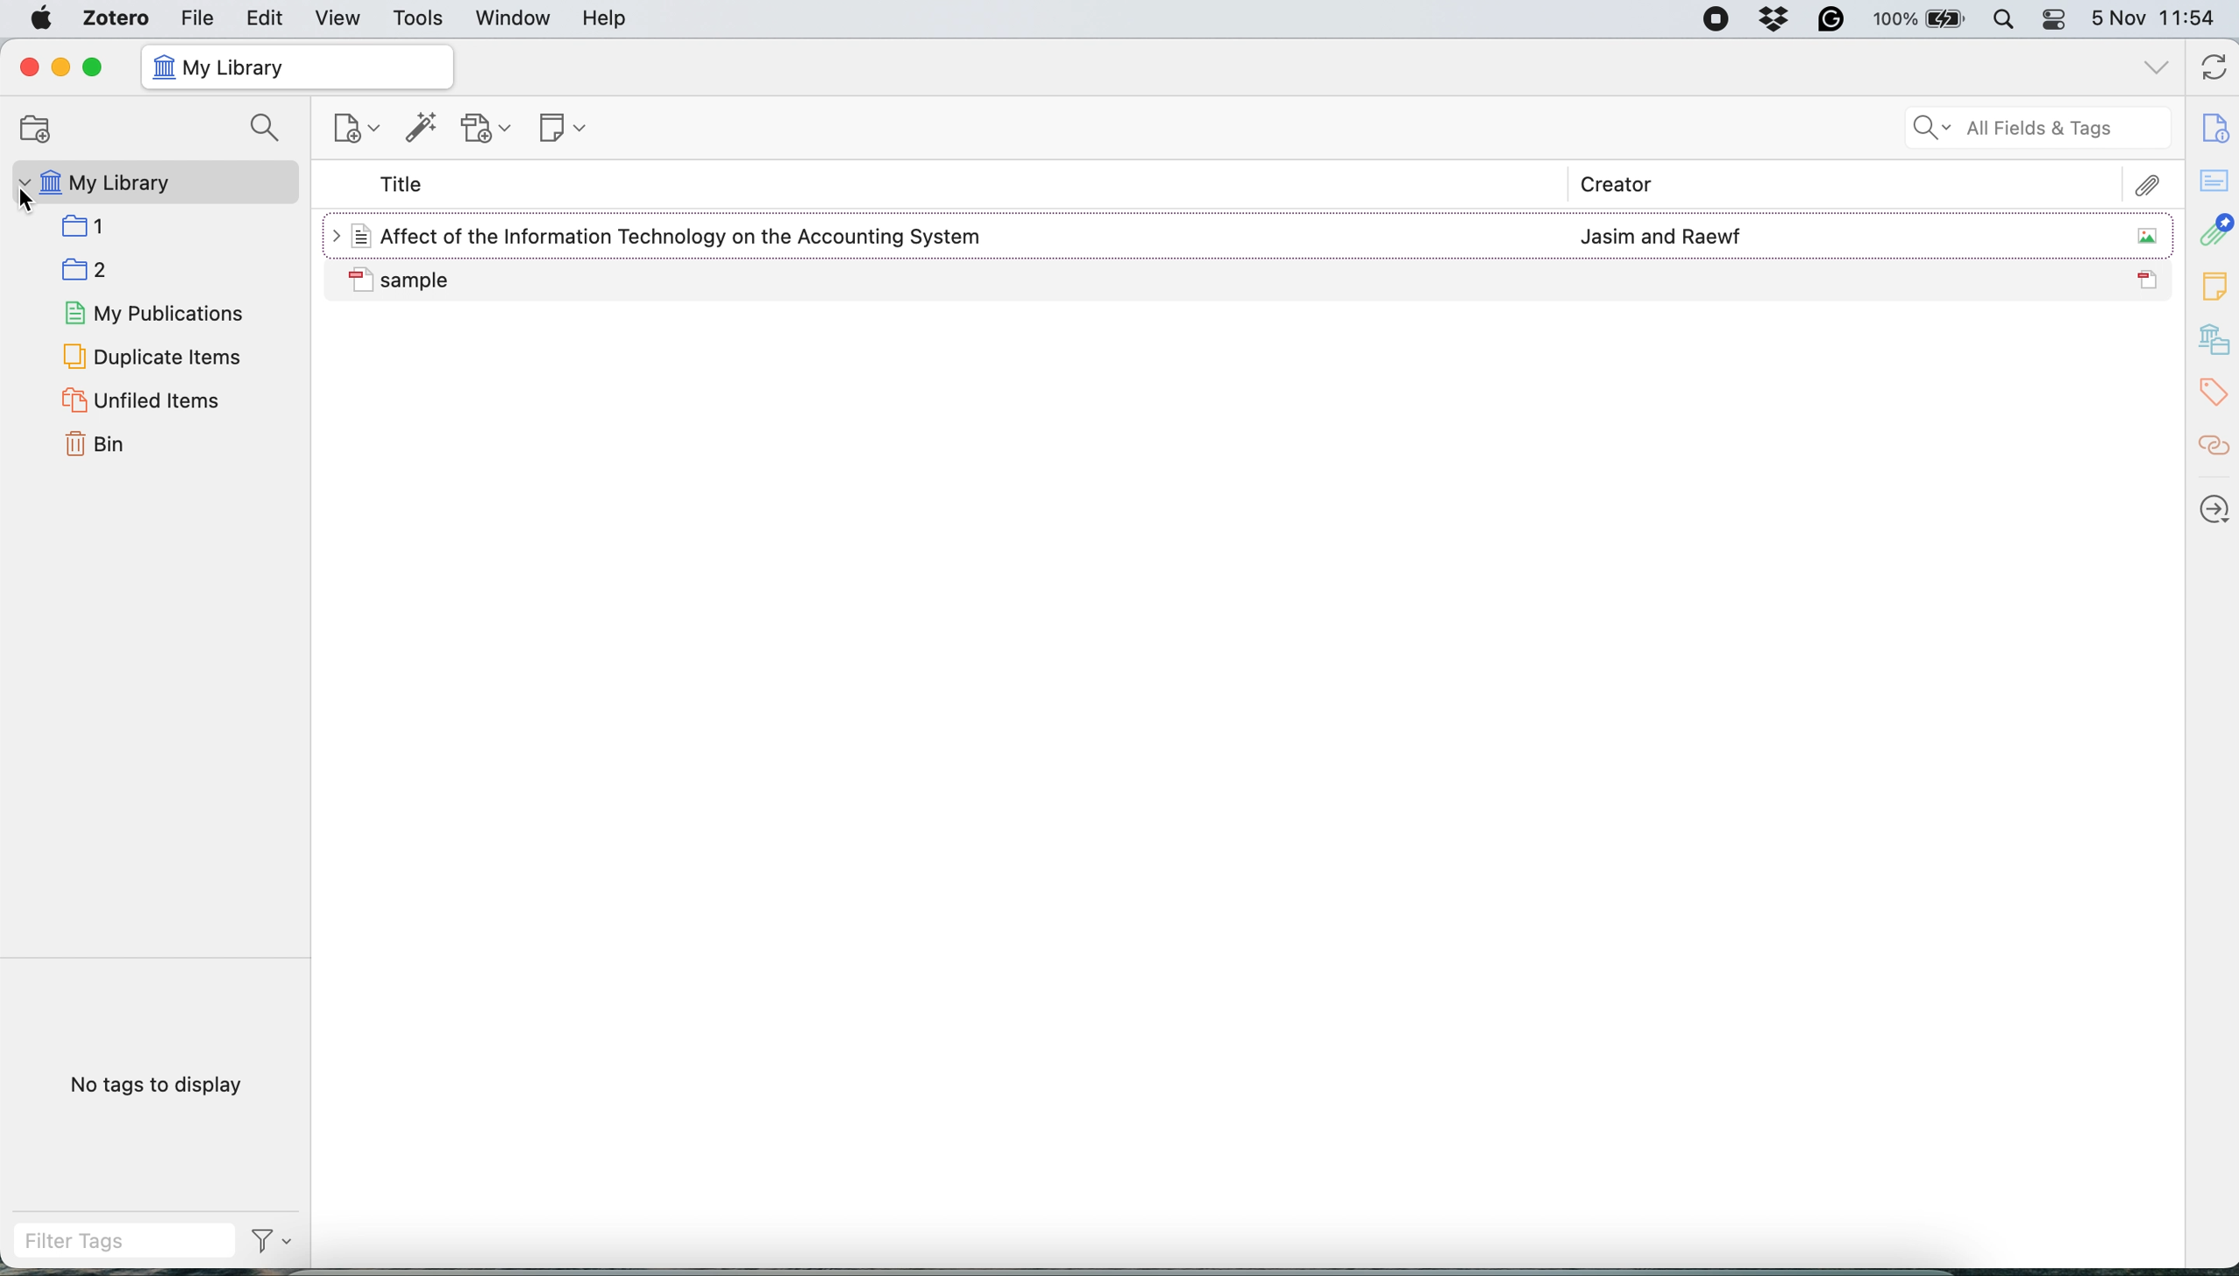  Describe the element at coordinates (1656, 232) in the screenshot. I see `Jasim and Raewf` at that location.